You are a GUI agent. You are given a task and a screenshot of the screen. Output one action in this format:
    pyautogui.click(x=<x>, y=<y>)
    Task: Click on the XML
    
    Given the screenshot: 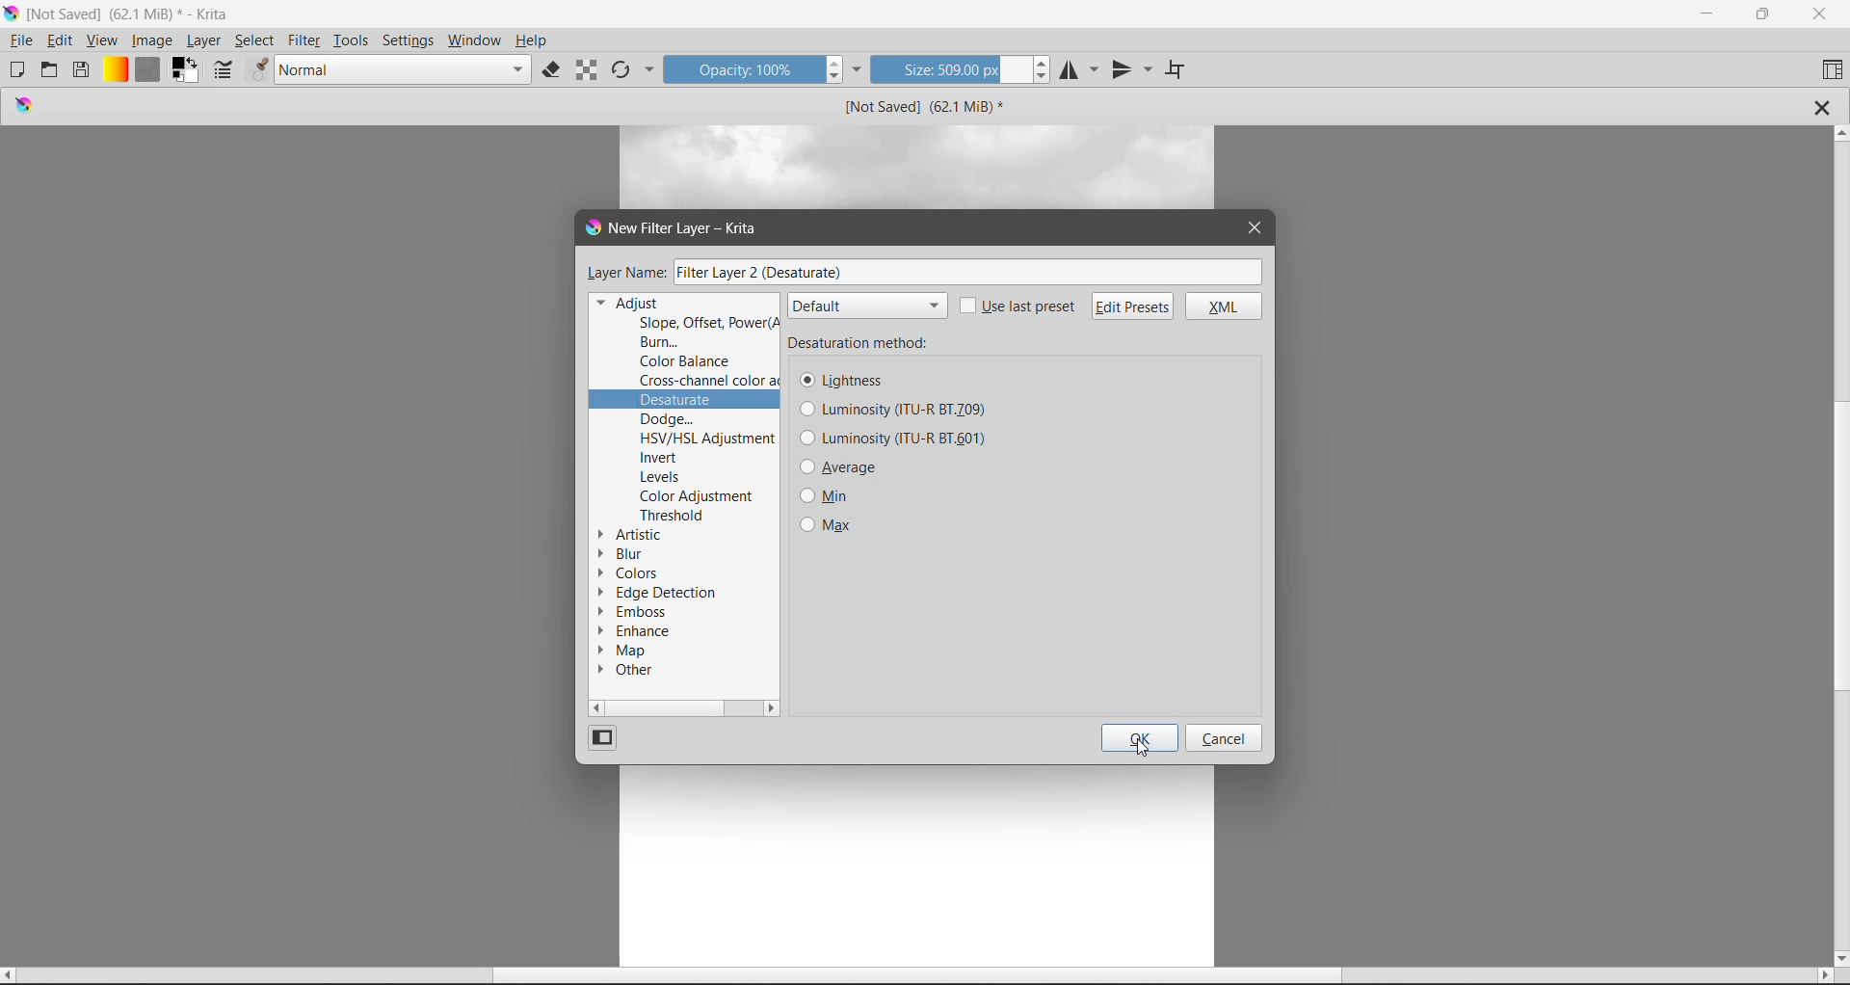 What is the action you would take?
    pyautogui.click(x=1224, y=306)
    